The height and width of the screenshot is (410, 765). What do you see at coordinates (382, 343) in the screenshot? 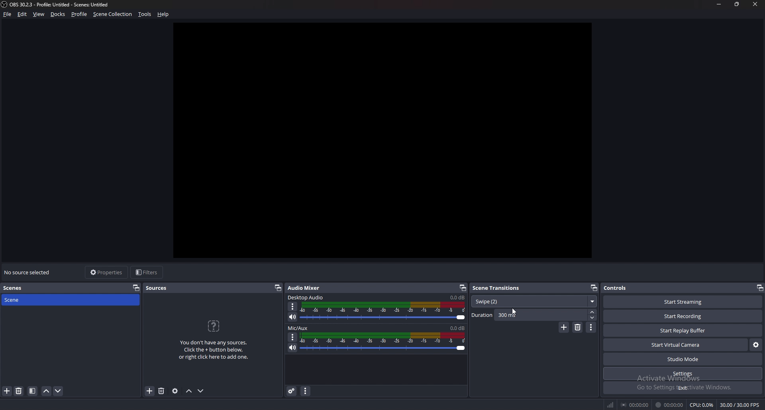
I see `volume adjust` at bounding box center [382, 343].